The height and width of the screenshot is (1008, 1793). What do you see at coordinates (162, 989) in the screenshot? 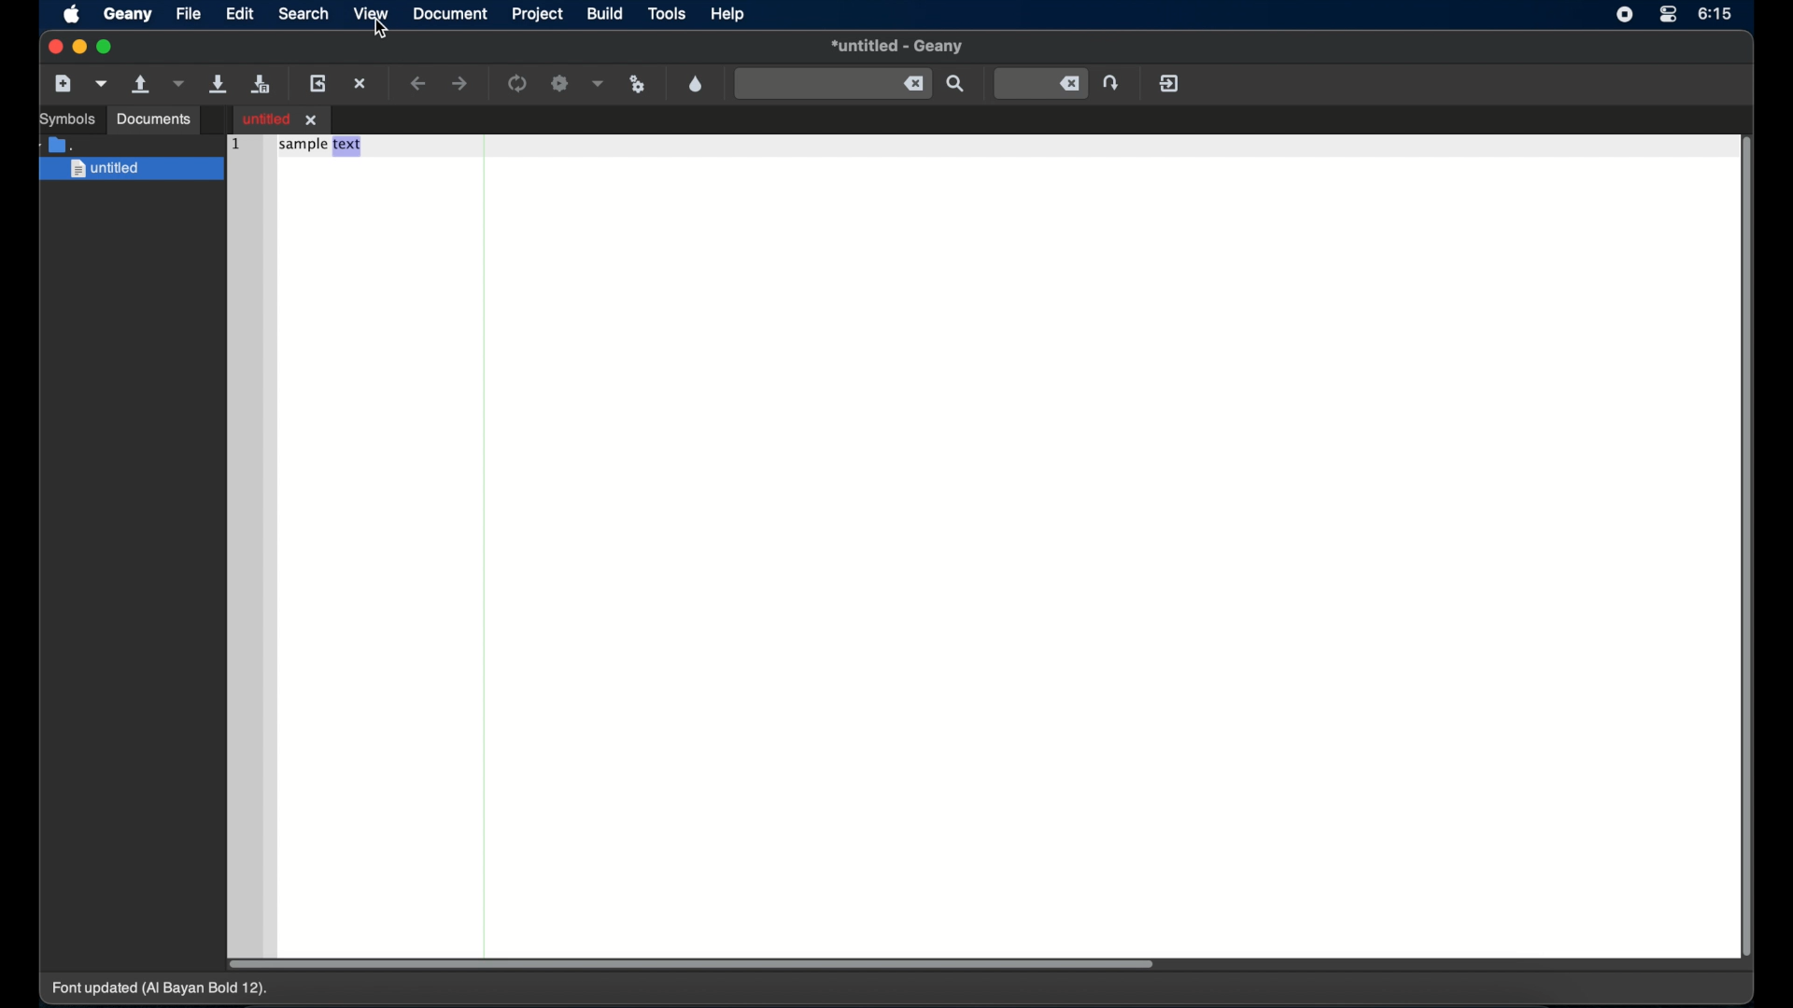
I see `font updated (AI Bayan Bold 12).` at bounding box center [162, 989].